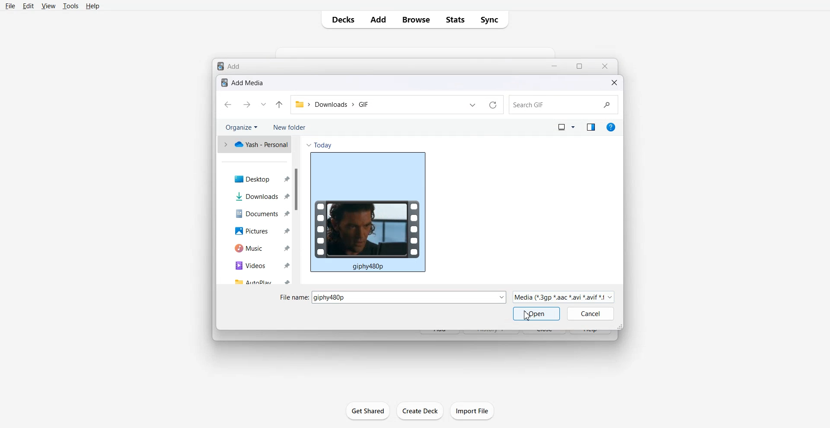  I want to click on New Folder, so click(289, 127).